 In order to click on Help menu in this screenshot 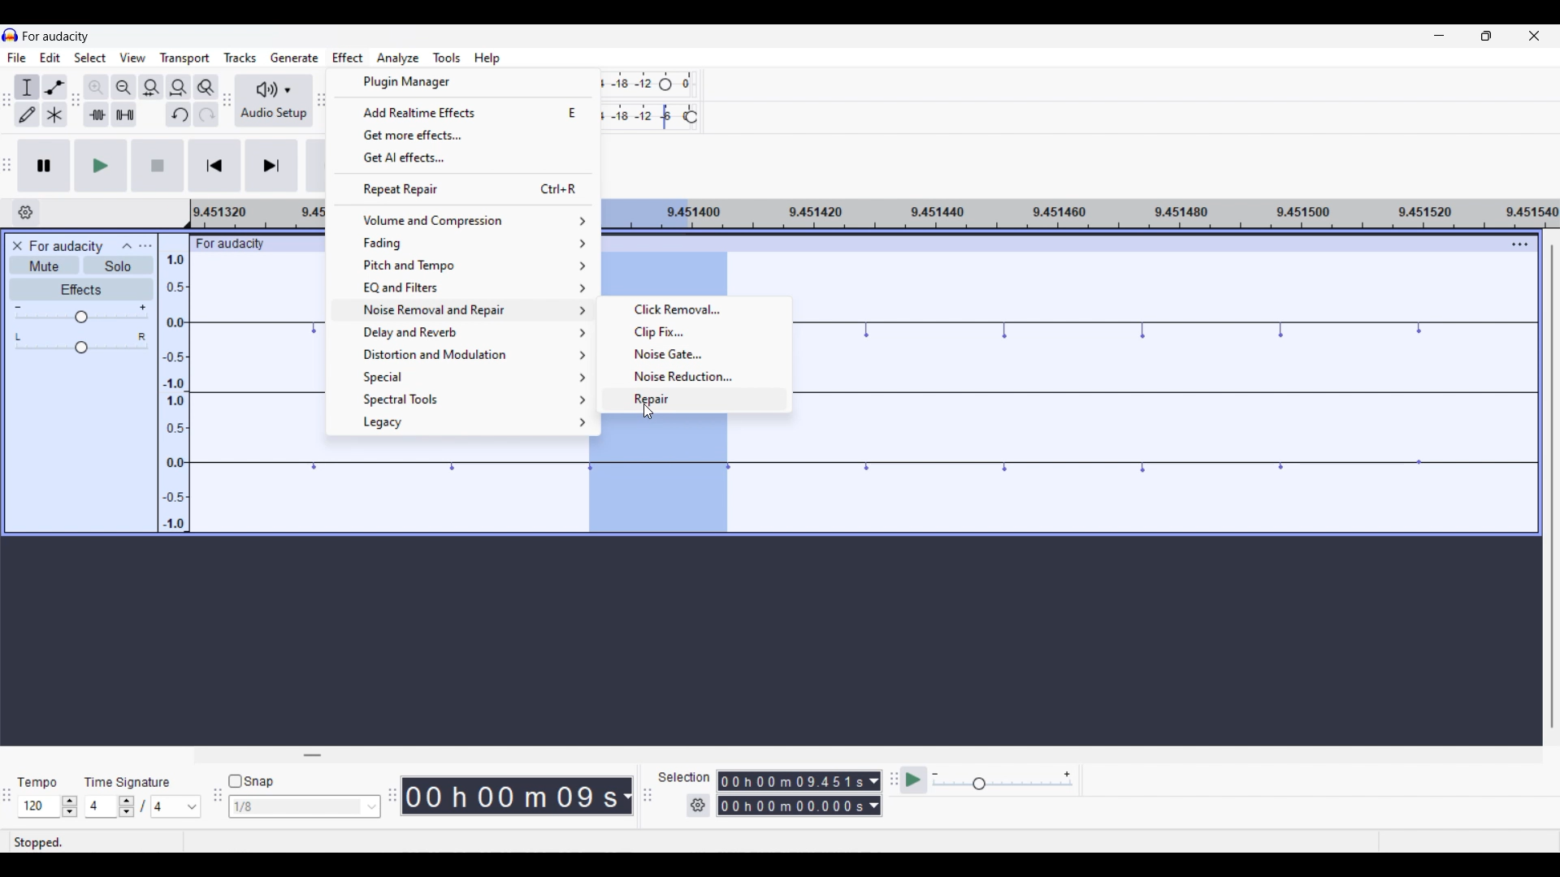, I will do `click(487, 59)`.